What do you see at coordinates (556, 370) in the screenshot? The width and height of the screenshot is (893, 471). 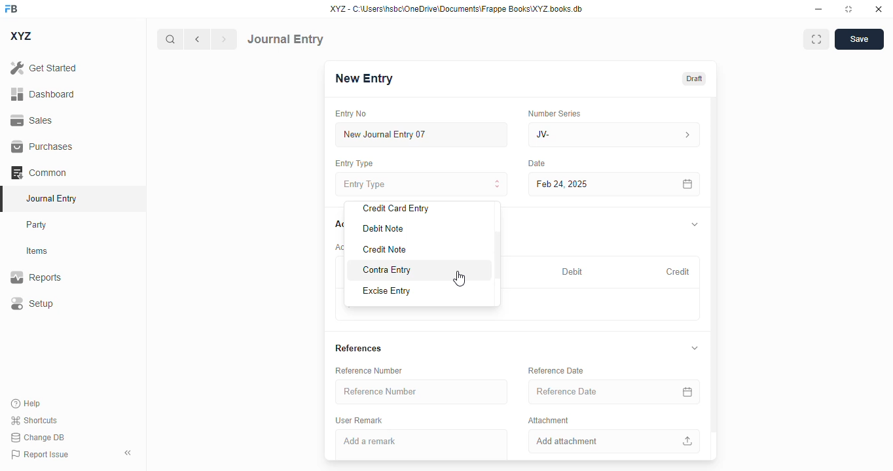 I see `reference date` at bounding box center [556, 370].